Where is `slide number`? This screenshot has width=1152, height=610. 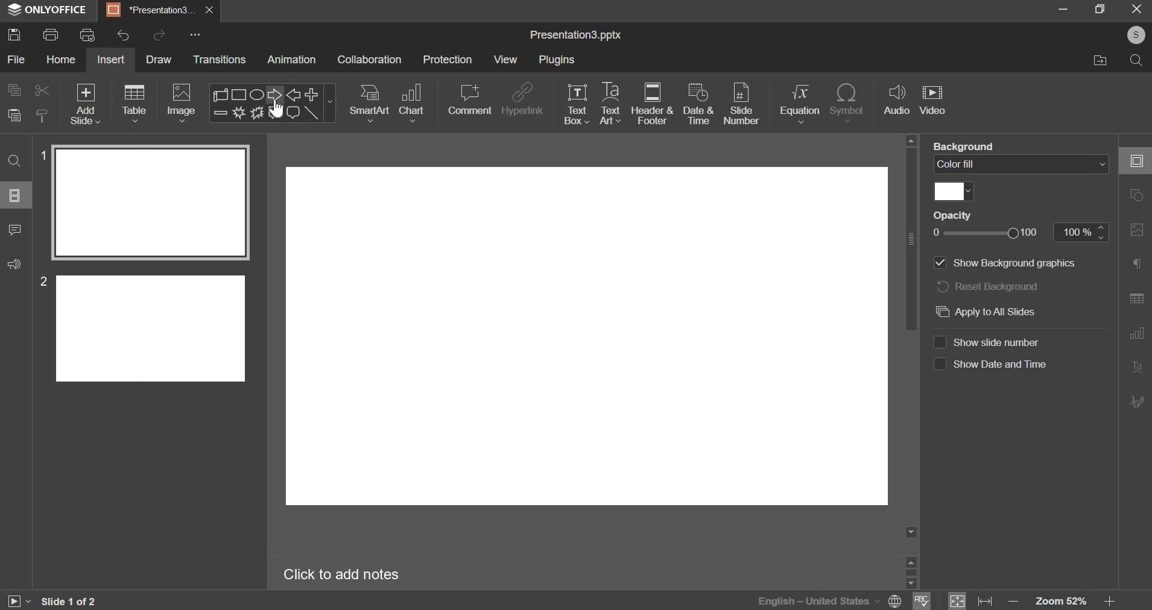 slide number is located at coordinates (41, 154).